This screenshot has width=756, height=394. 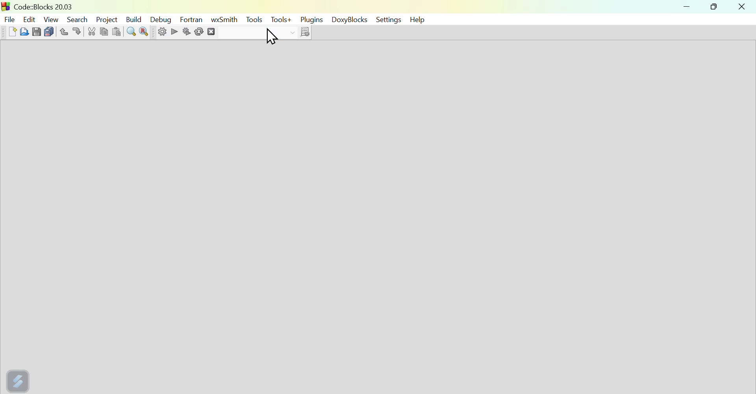 I want to click on Replay, so click(x=199, y=32).